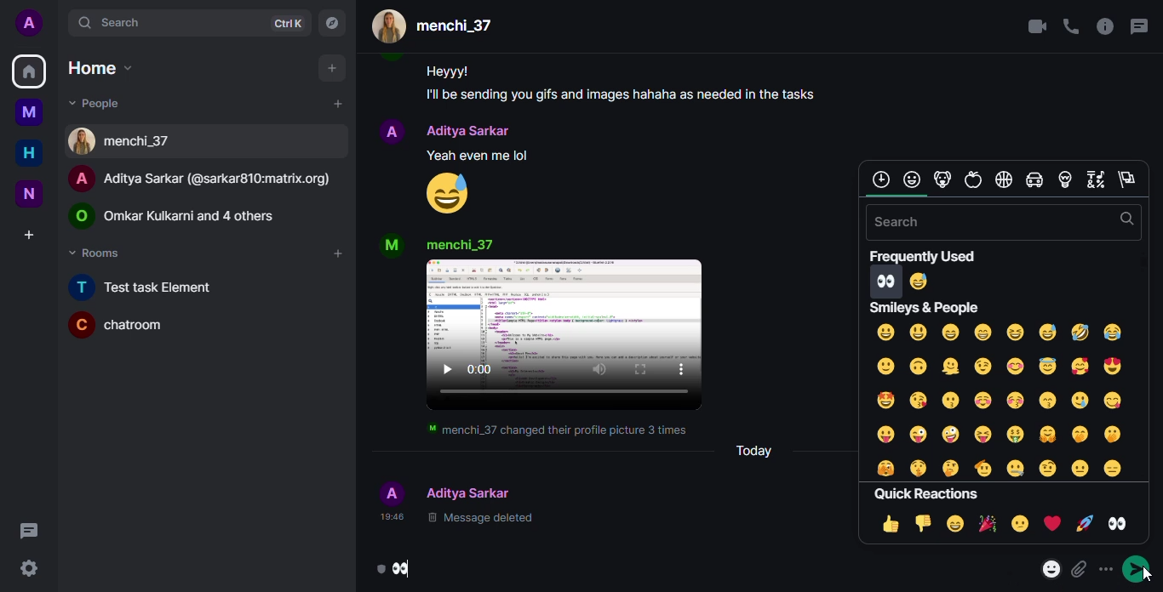  What do you see at coordinates (931, 493) in the screenshot?
I see `eyes` at bounding box center [931, 493].